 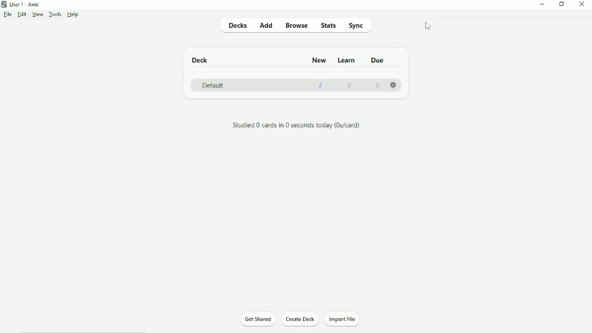 What do you see at coordinates (297, 25) in the screenshot?
I see `Browse` at bounding box center [297, 25].